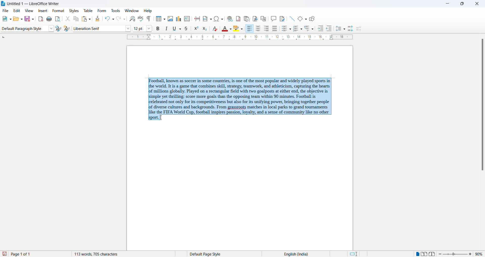 The height and width of the screenshot is (257, 485). I want to click on standard selection, so click(354, 254).